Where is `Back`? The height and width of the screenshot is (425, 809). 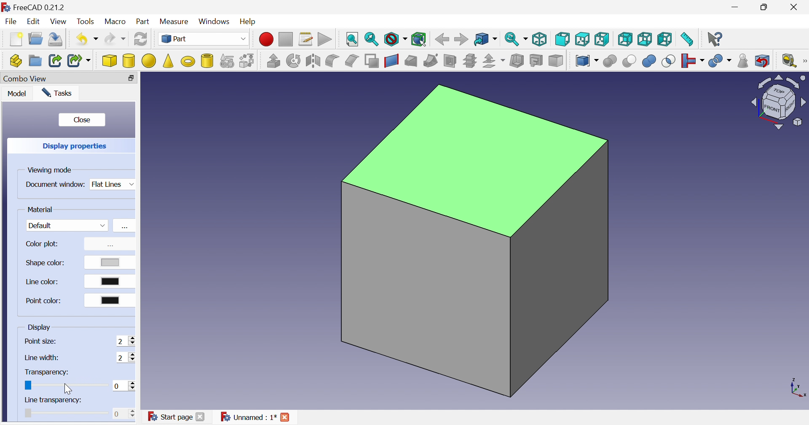 Back is located at coordinates (442, 40).